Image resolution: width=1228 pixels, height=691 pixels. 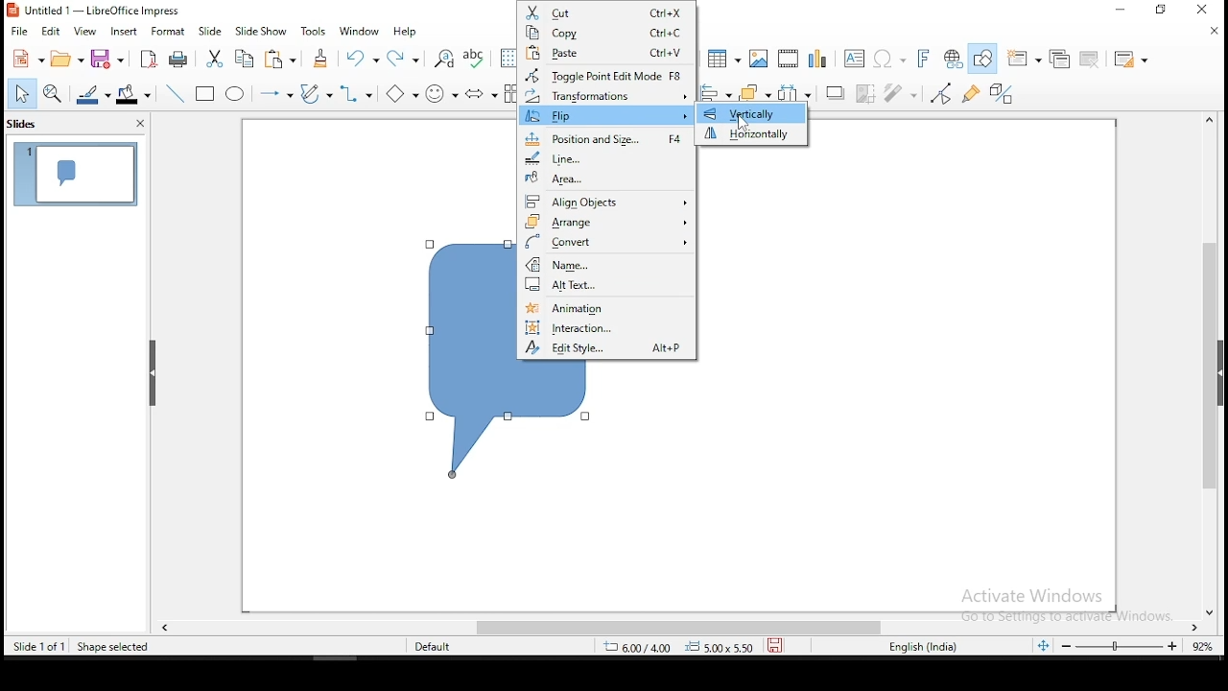 What do you see at coordinates (714, 91) in the screenshot?
I see `align objects` at bounding box center [714, 91].